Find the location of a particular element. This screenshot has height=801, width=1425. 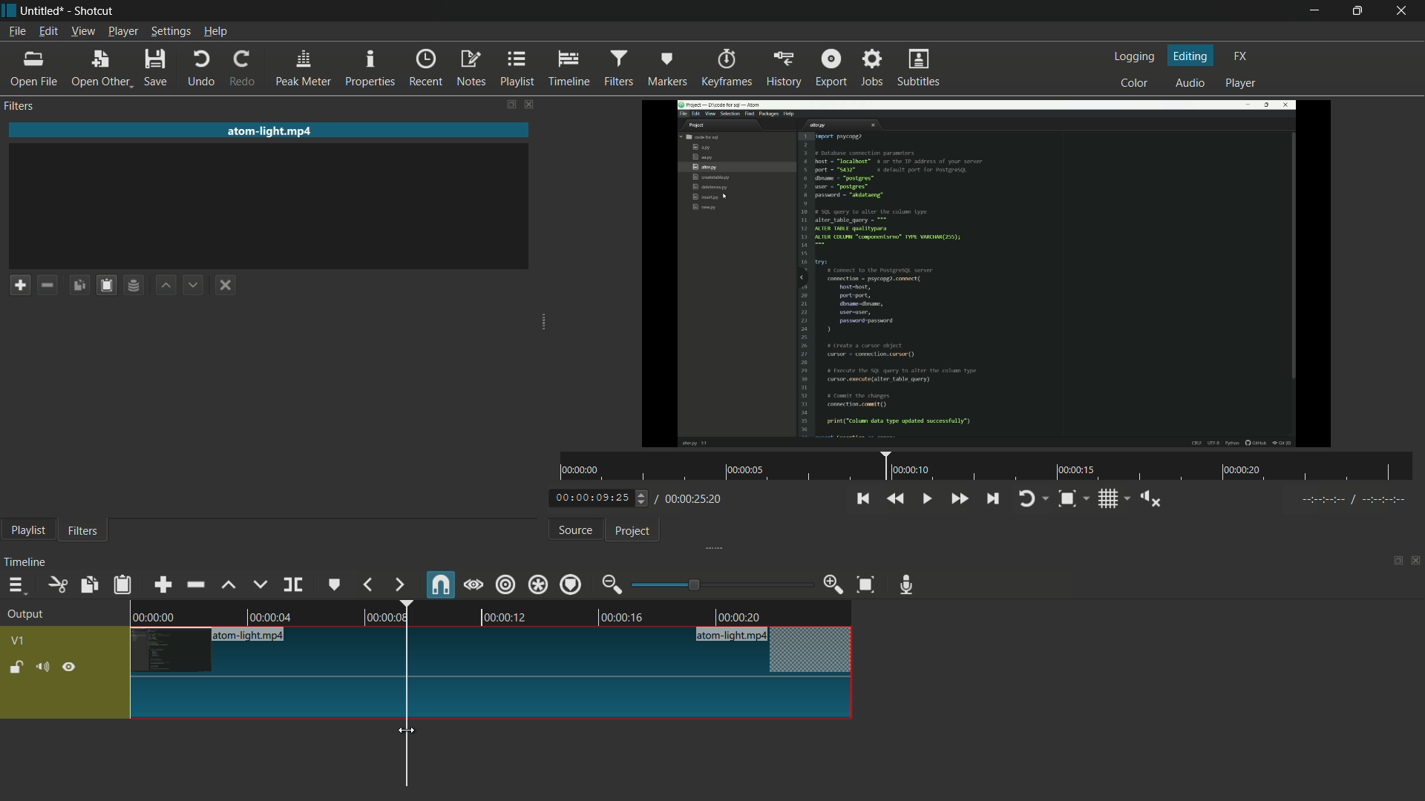

jobs is located at coordinates (874, 66).